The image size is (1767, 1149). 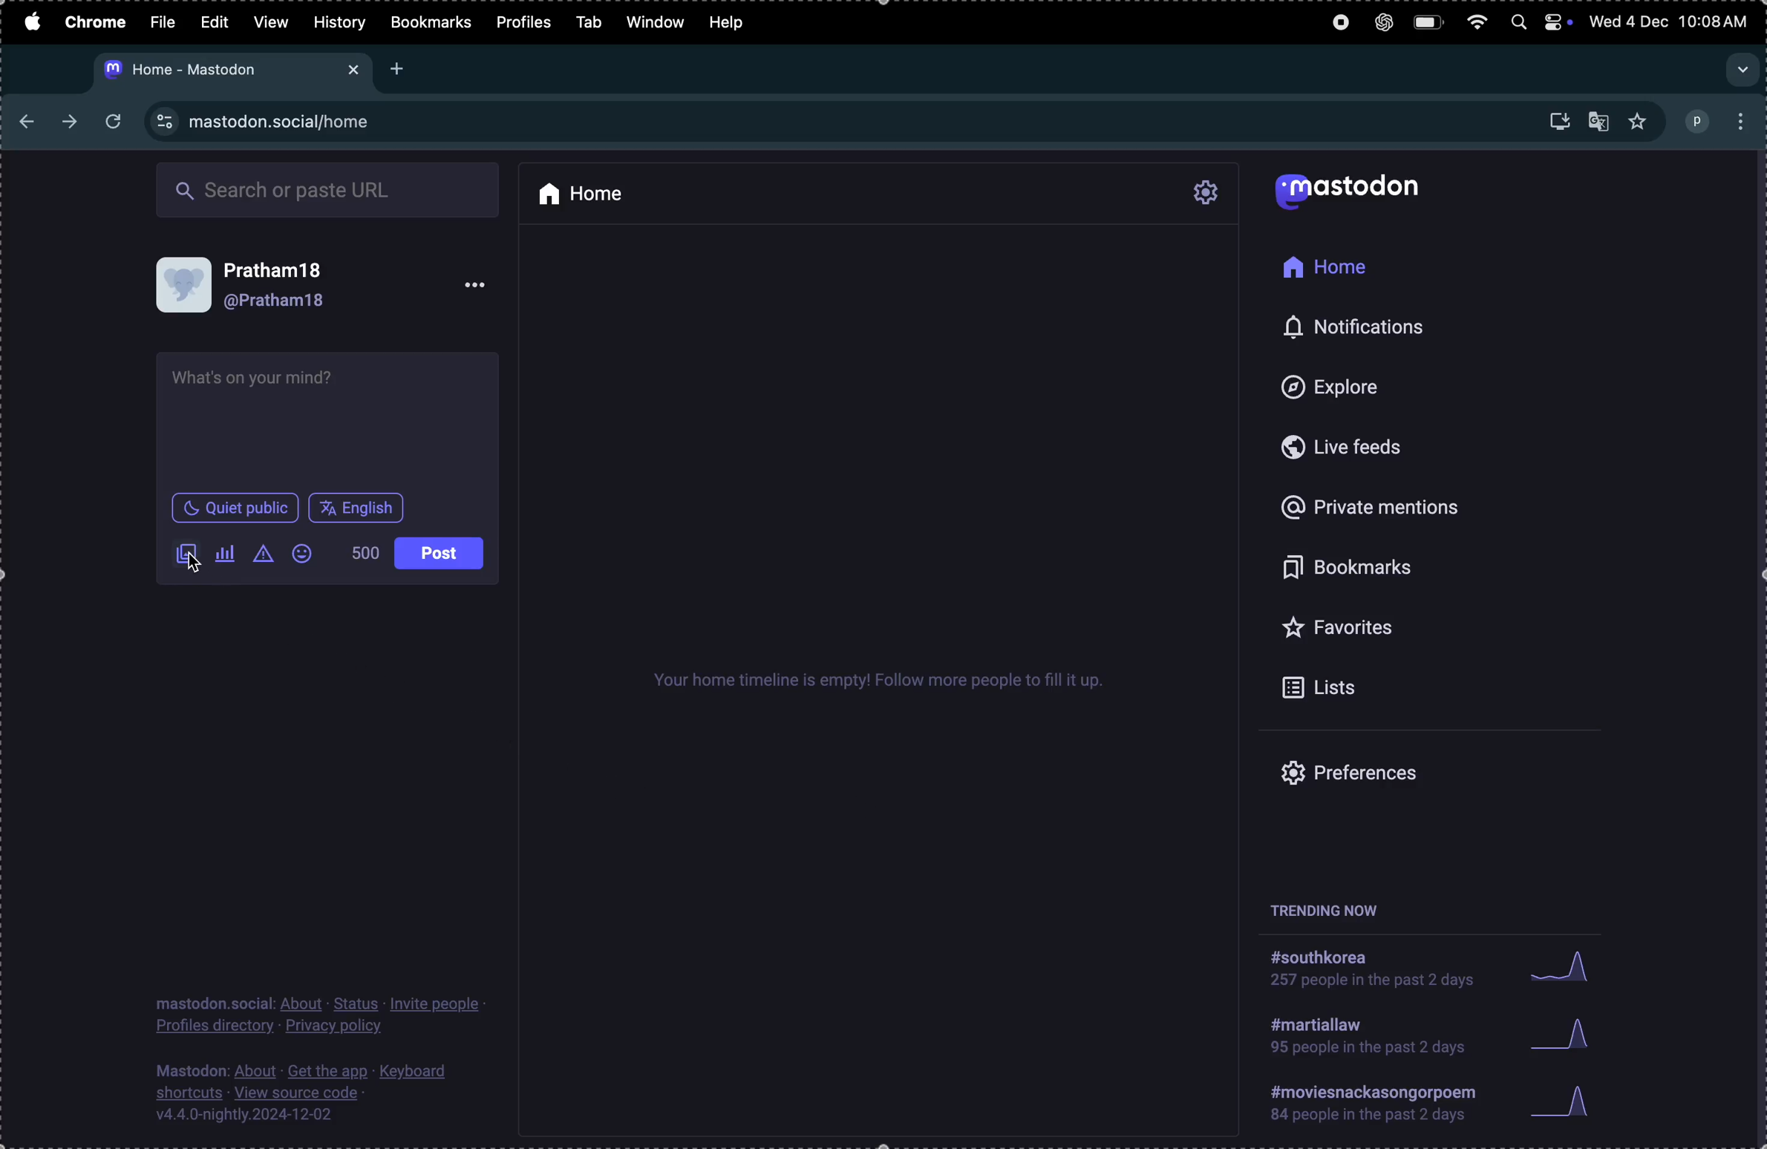 I want to click on Tab, so click(x=588, y=20).